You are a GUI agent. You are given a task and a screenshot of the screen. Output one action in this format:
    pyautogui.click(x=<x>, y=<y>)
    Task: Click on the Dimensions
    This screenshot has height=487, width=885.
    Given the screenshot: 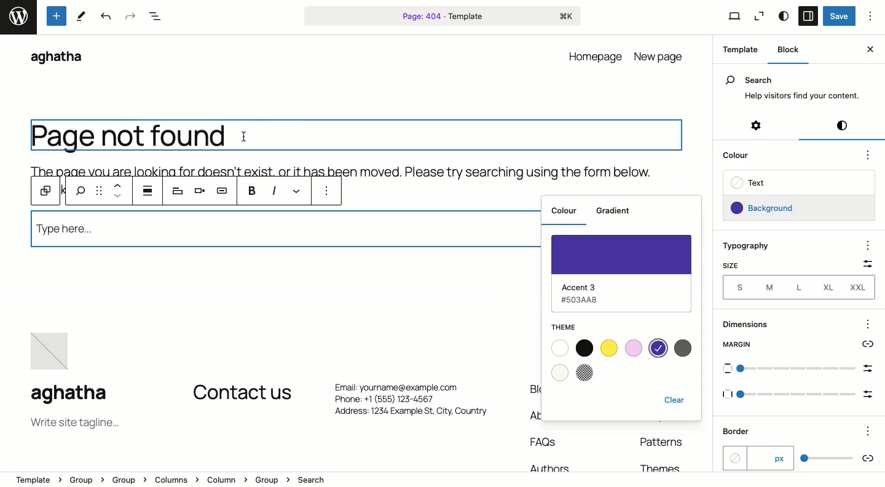 What is the action you would take?
    pyautogui.click(x=754, y=325)
    